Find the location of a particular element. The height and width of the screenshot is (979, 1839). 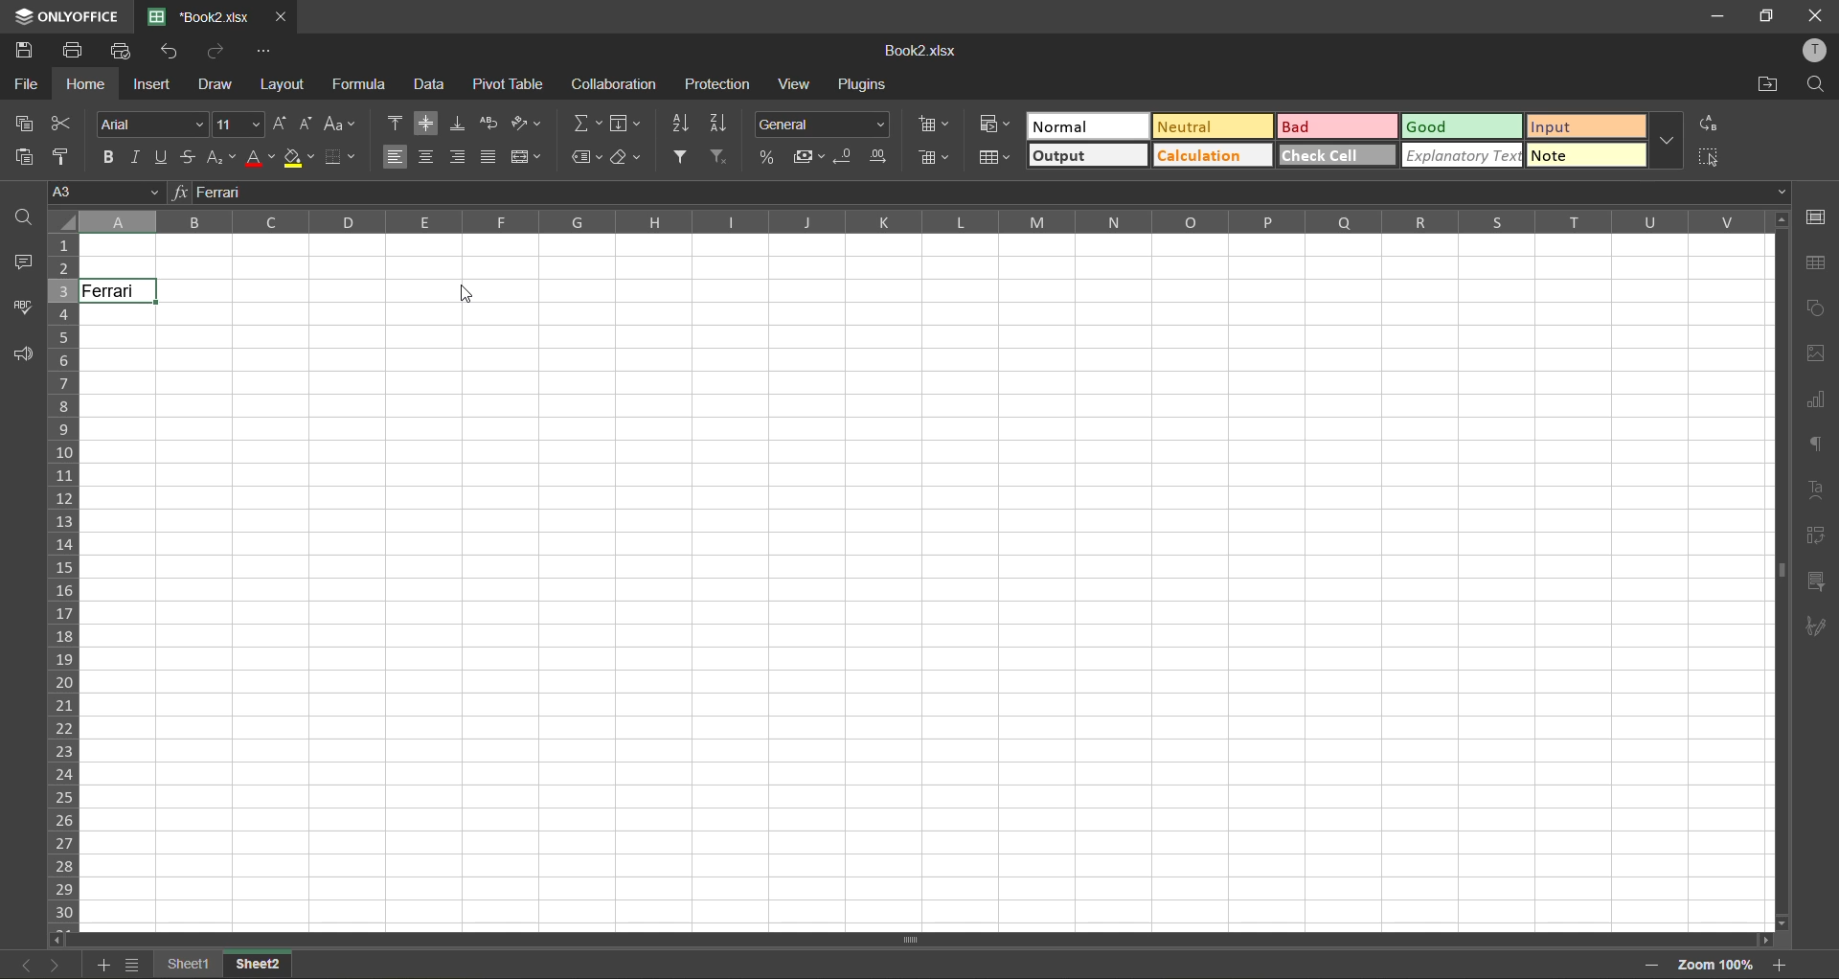

file is located at coordinates (26, 82).